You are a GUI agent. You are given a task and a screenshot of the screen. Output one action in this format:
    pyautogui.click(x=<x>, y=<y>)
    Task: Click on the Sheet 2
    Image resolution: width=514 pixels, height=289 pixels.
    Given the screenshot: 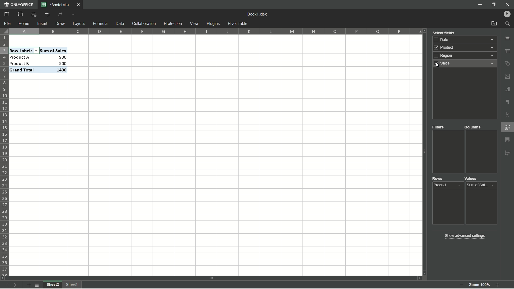 What is the action you would take?
    pyautogui.click(x=53, y=285)
    